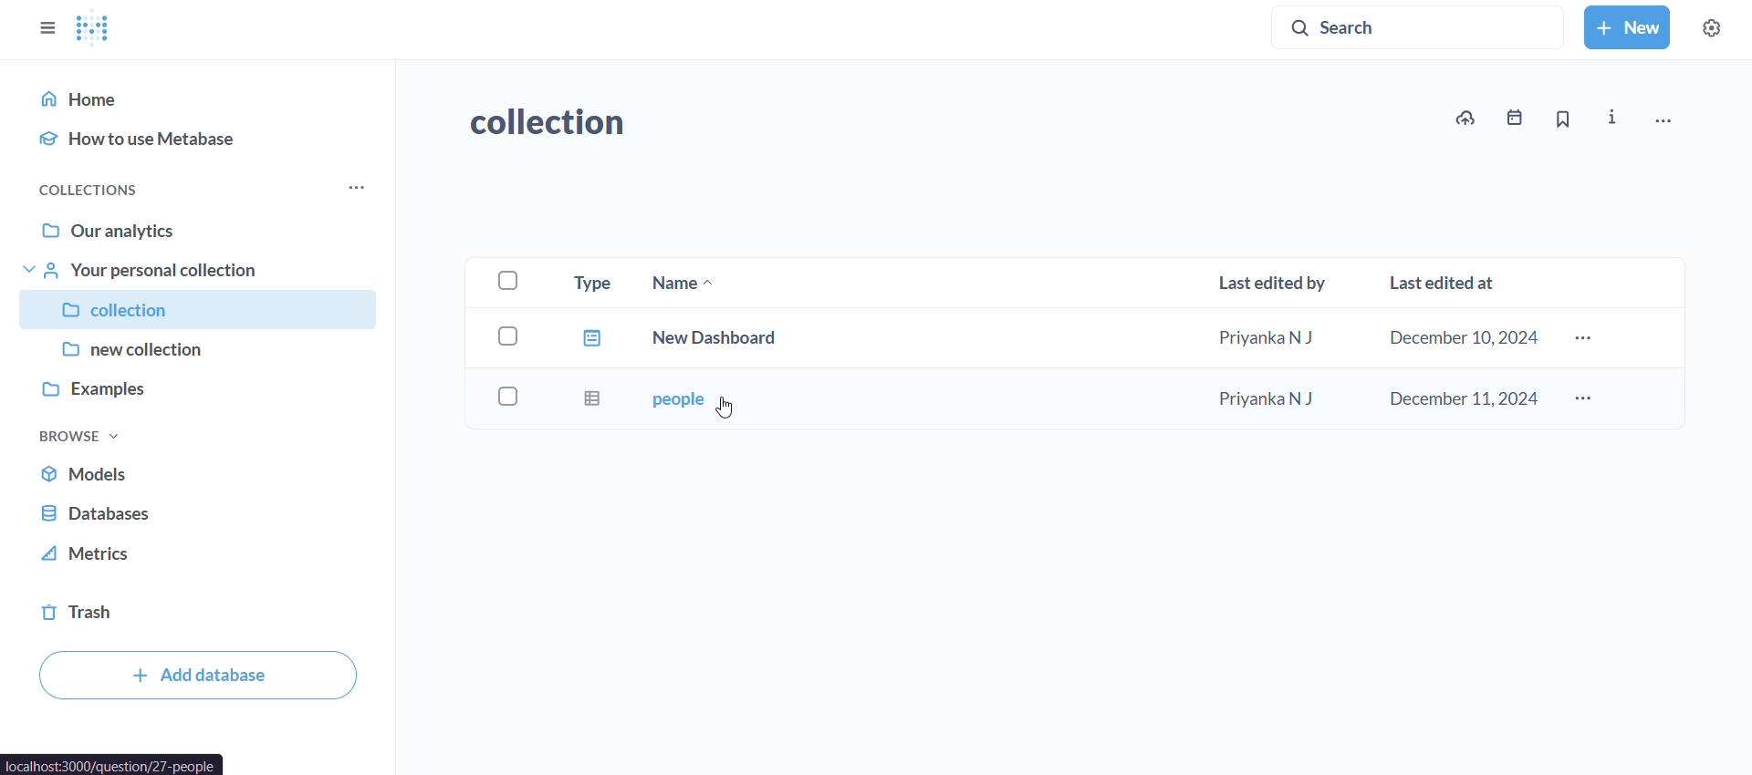  What do you see at coordinates (1420, 28) in the screenshot?
I see `search` at bounding box center [1420, 28].